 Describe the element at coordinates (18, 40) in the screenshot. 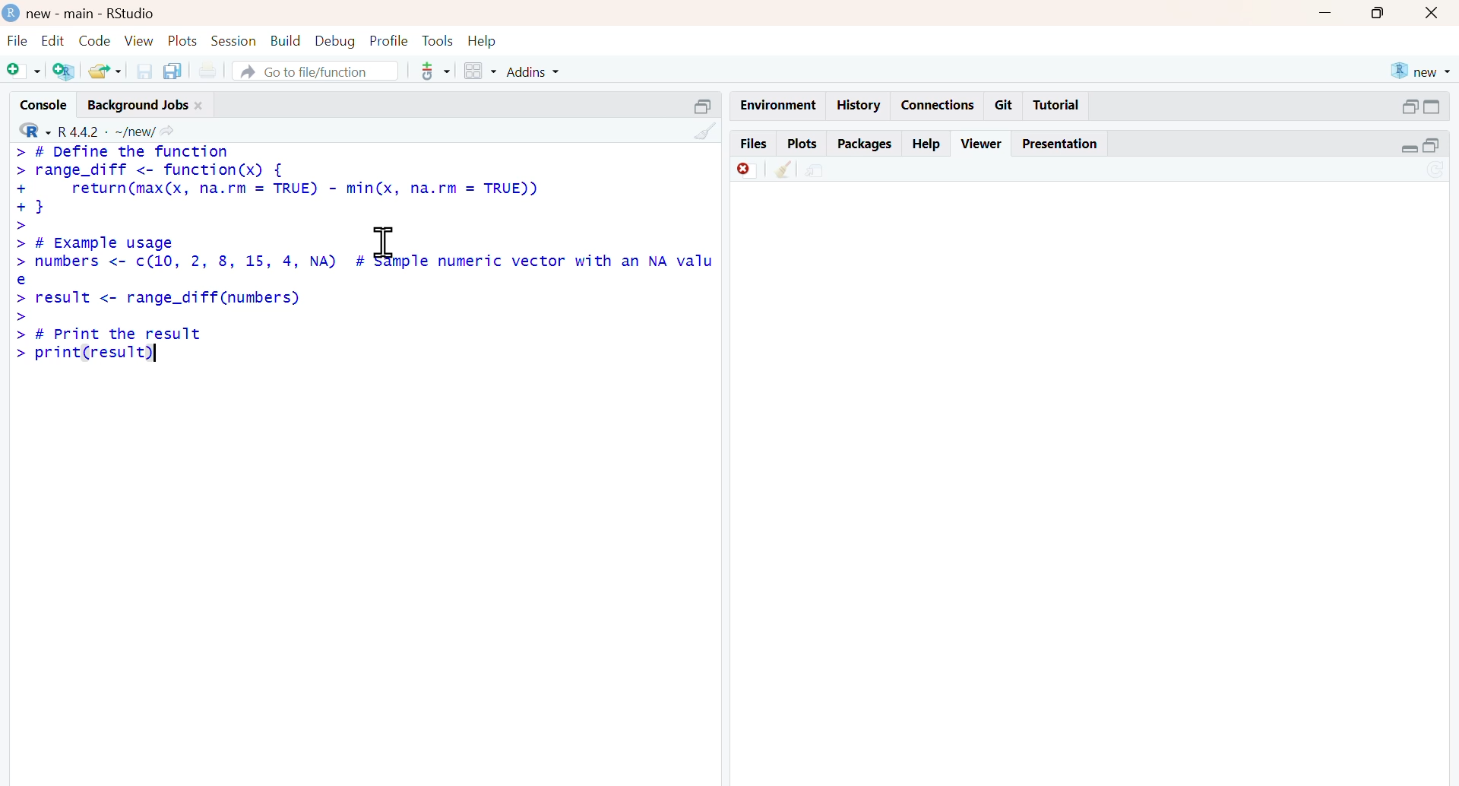

I see `file` at that location.